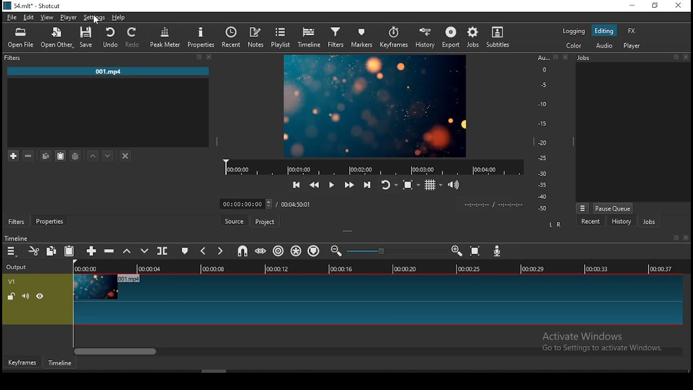  I want to click on -30, so click(544, 173).